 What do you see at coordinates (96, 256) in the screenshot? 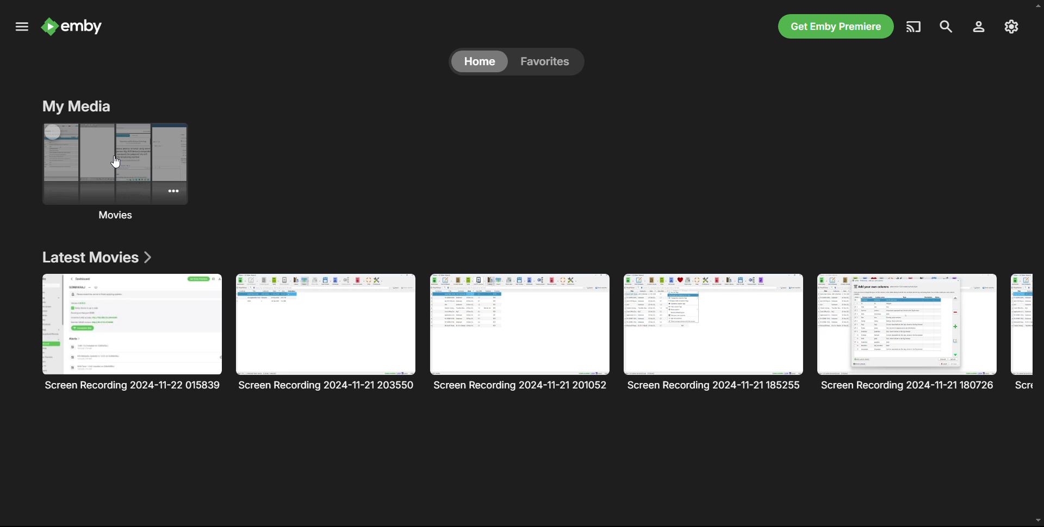
I see `latest movies` at bounding box center [96, 256].